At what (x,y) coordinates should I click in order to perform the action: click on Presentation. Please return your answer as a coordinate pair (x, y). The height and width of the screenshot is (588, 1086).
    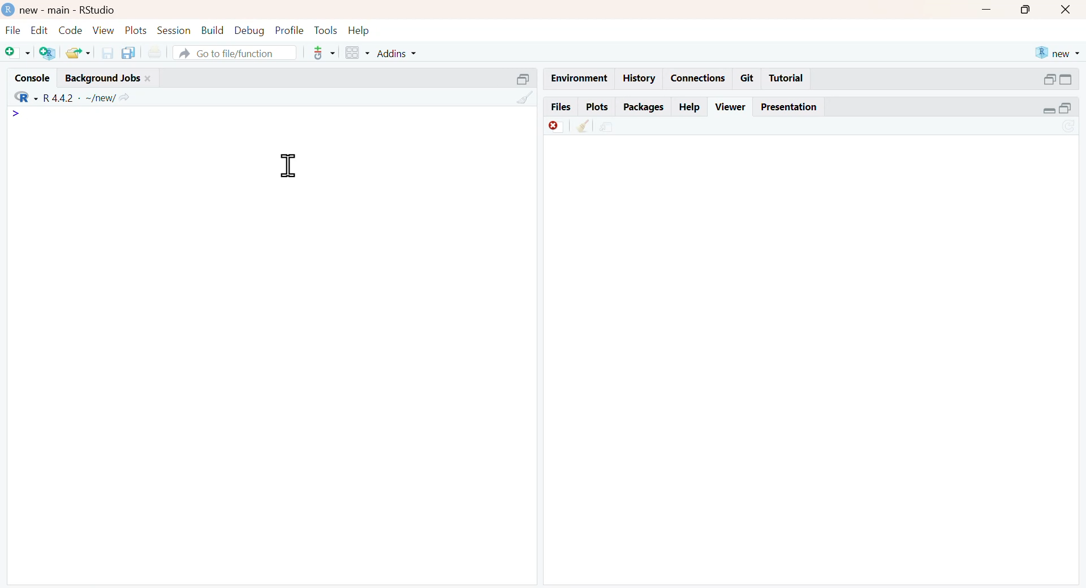
    Looking at the image, I should click on (794, 107).